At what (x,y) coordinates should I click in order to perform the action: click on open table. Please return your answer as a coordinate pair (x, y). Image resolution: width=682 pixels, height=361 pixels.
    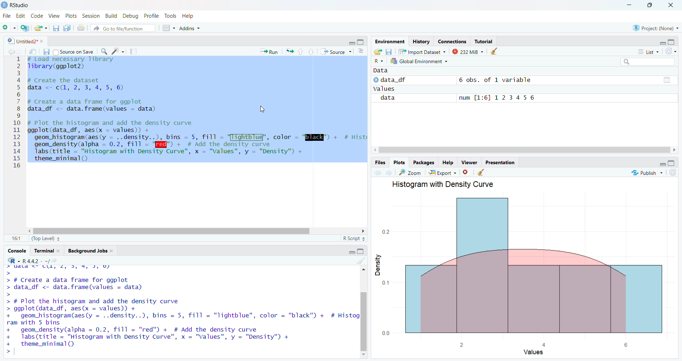
    Looking at the image, I should click on (667, 80).